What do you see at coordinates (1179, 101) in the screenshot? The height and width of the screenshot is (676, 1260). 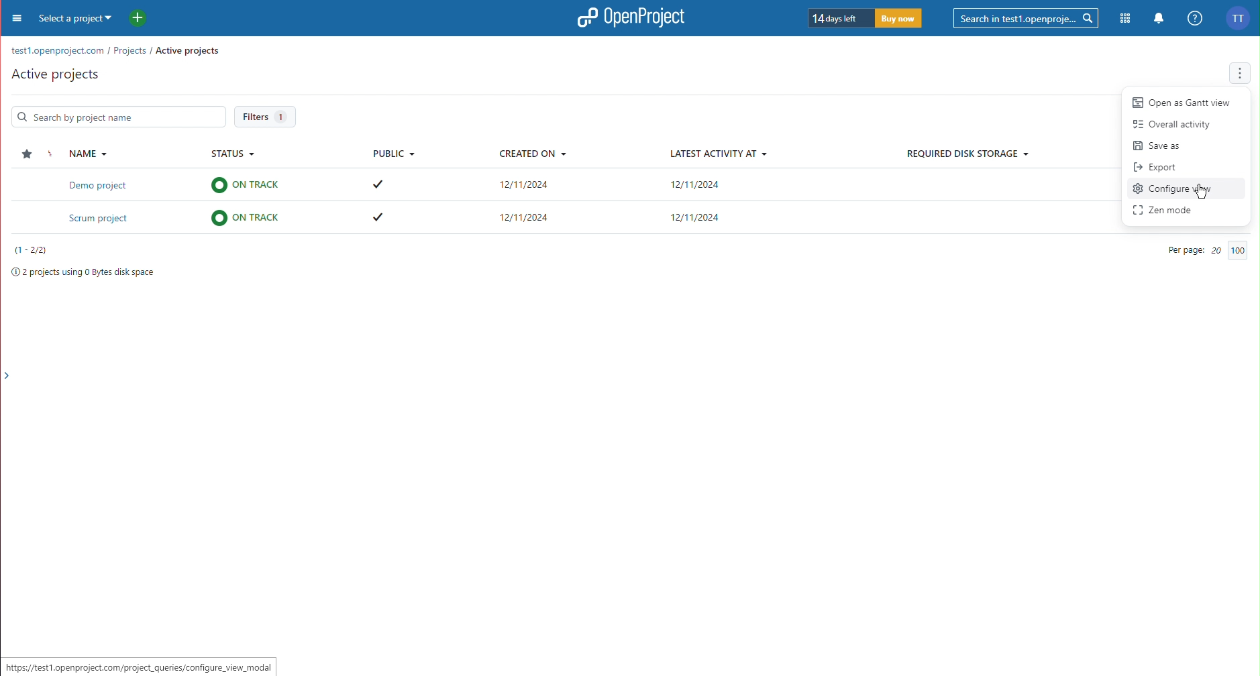 I see `Open as Gantt view` at bounding box center [1179, 101].